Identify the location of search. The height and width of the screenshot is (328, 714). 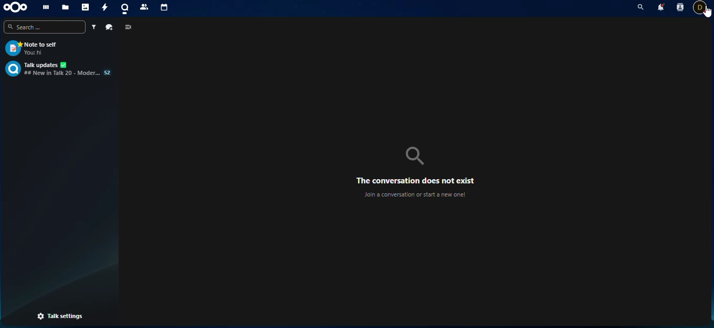
(640, 7).